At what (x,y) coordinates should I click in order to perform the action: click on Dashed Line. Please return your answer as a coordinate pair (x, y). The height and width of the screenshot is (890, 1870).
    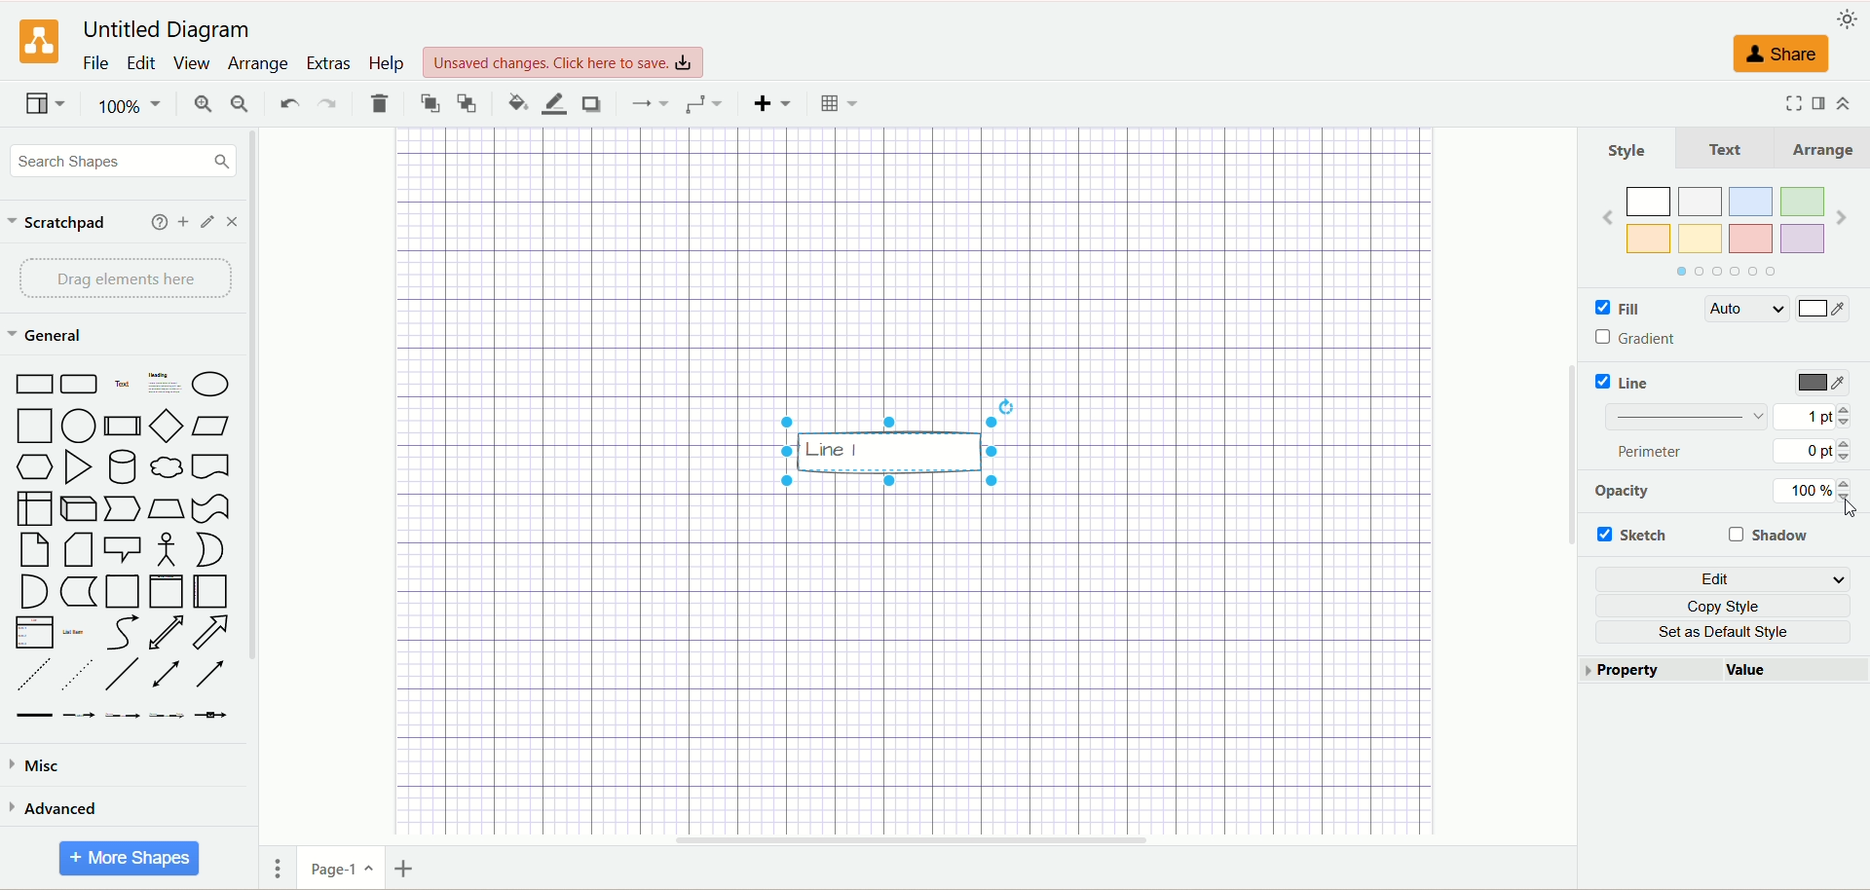
    Looking at the image, I should click on (33, 674).